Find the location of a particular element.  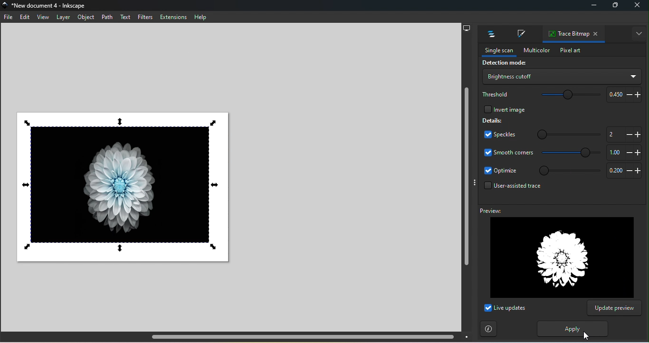

Preview is located at coordinates (554, 252).